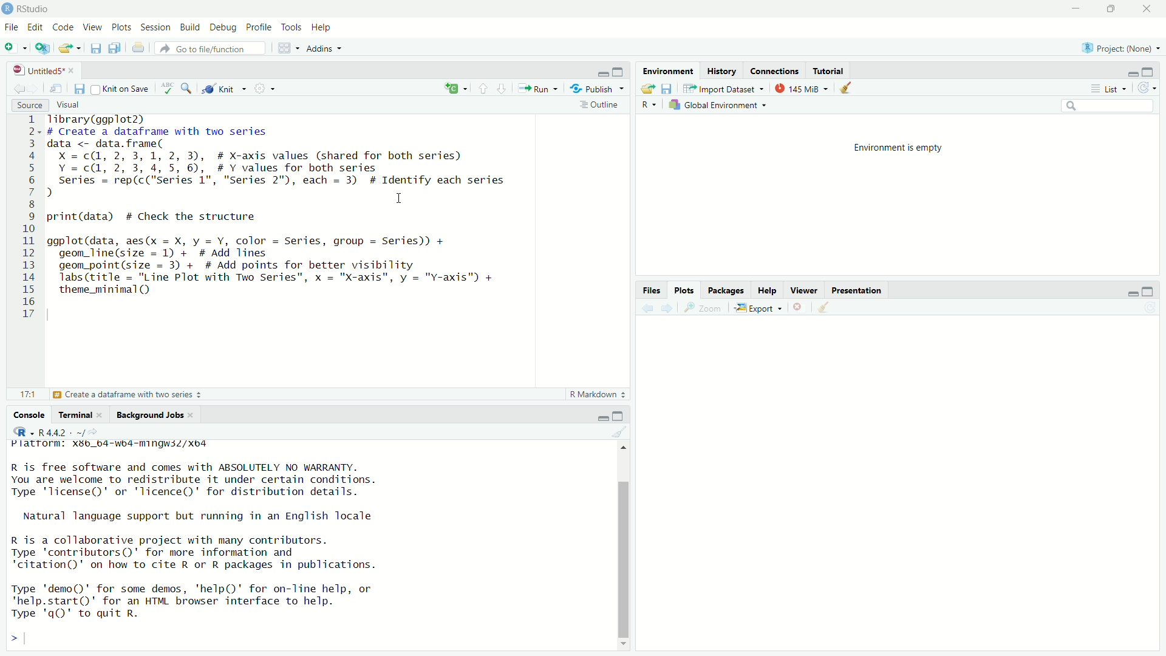 Image resolution: width=1166 pixels, height=656 pixels. Describe the element at coordinates (80, 414) in the screenshot. I see `Terminal` at that location.